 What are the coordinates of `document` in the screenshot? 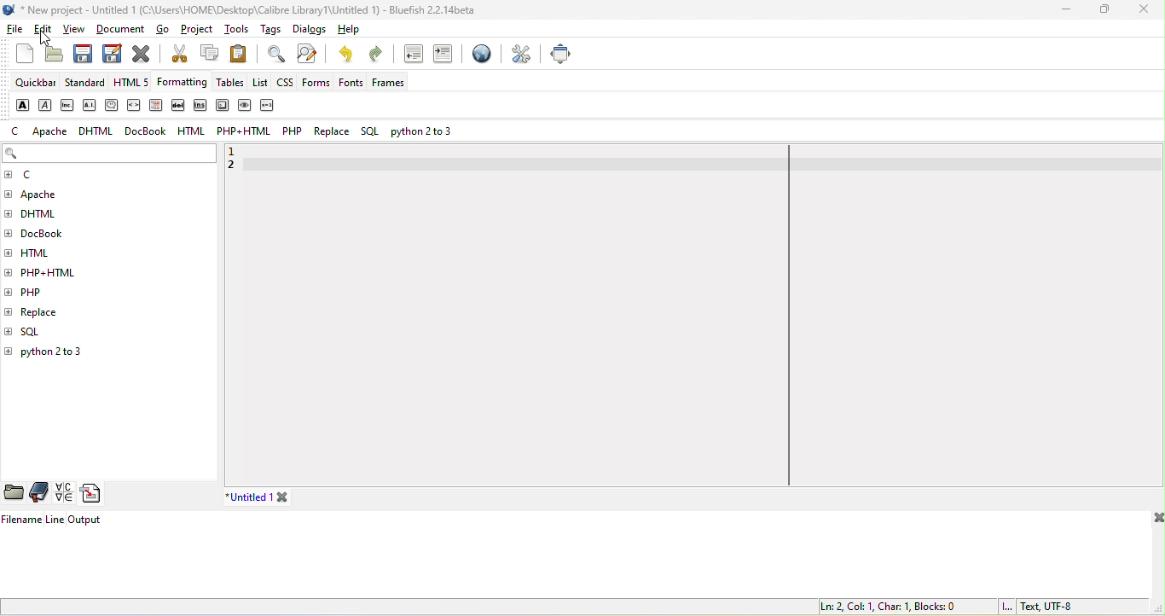 It's located at (123, 30).